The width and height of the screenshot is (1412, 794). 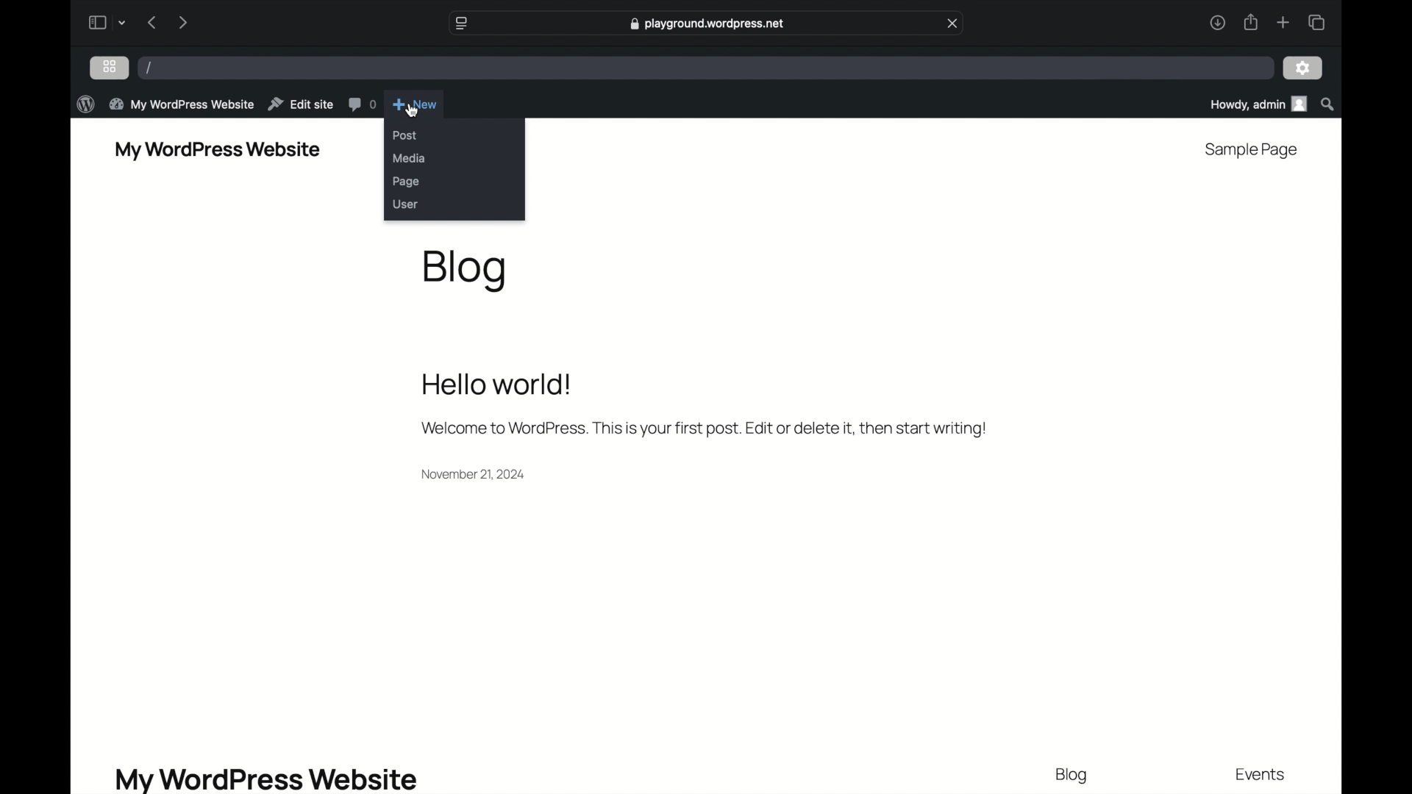 I want to click on Welcome message, so click(x=702, y=428).